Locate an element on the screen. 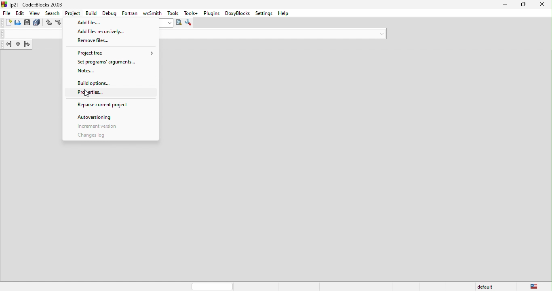  jump forward  is located at coordinates (28, 45).